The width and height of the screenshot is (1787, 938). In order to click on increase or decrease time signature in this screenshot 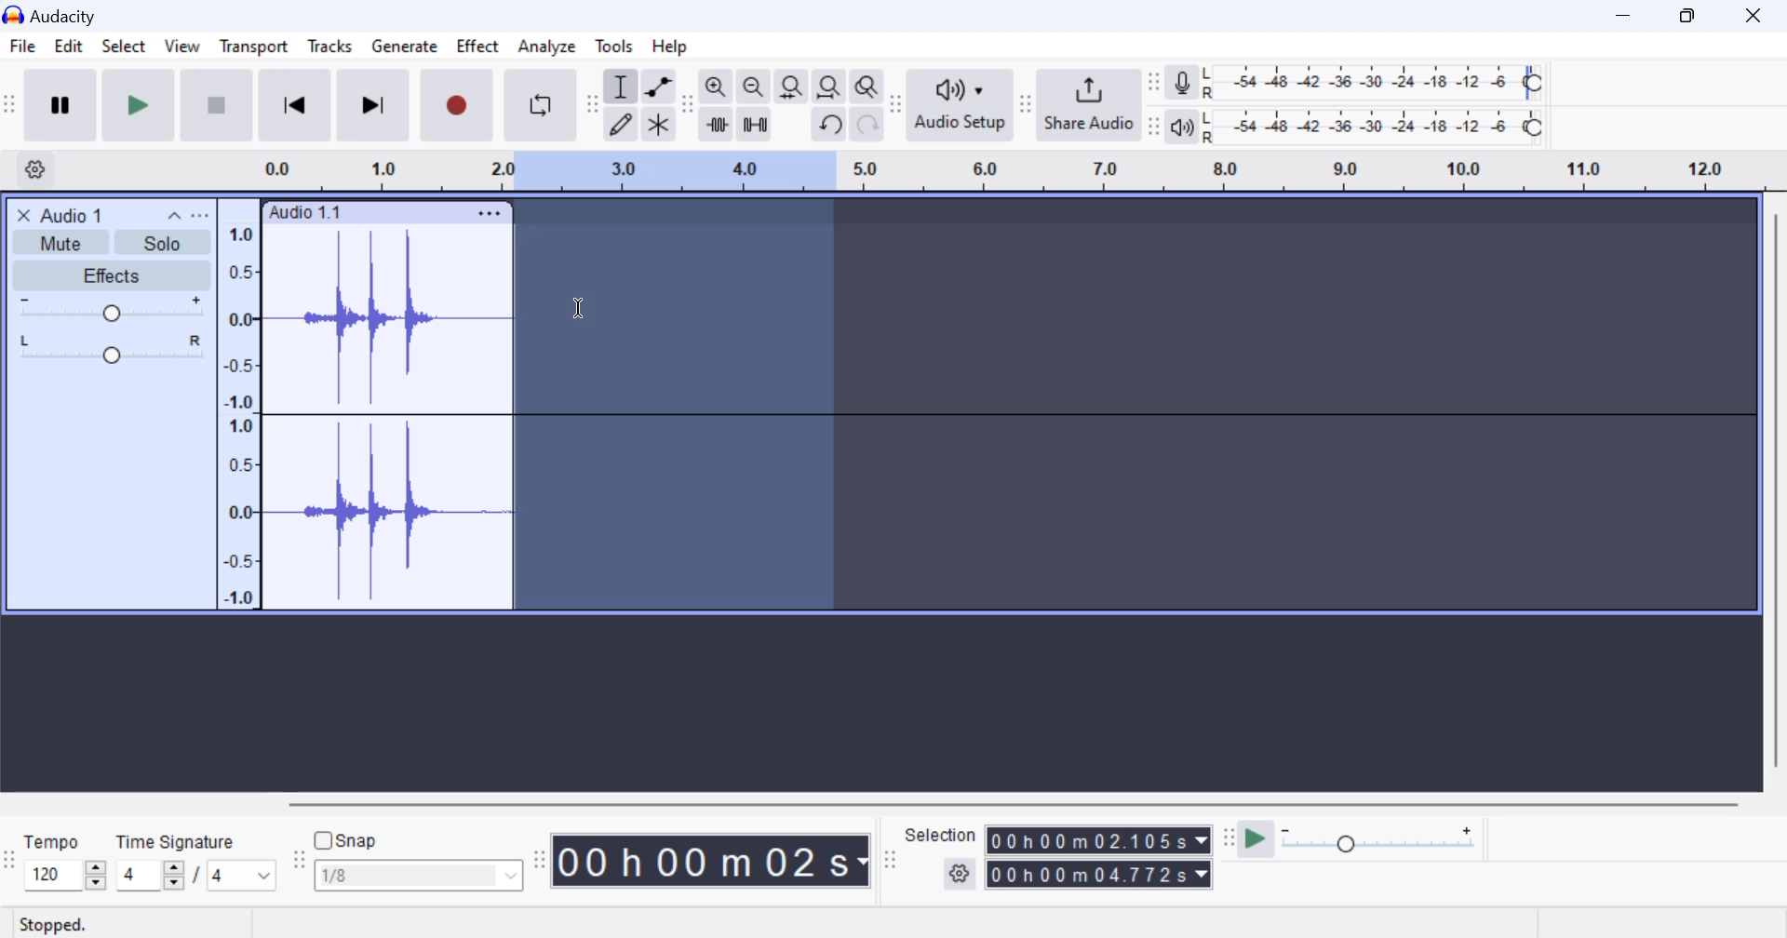, I will do `click(150, 876)`.